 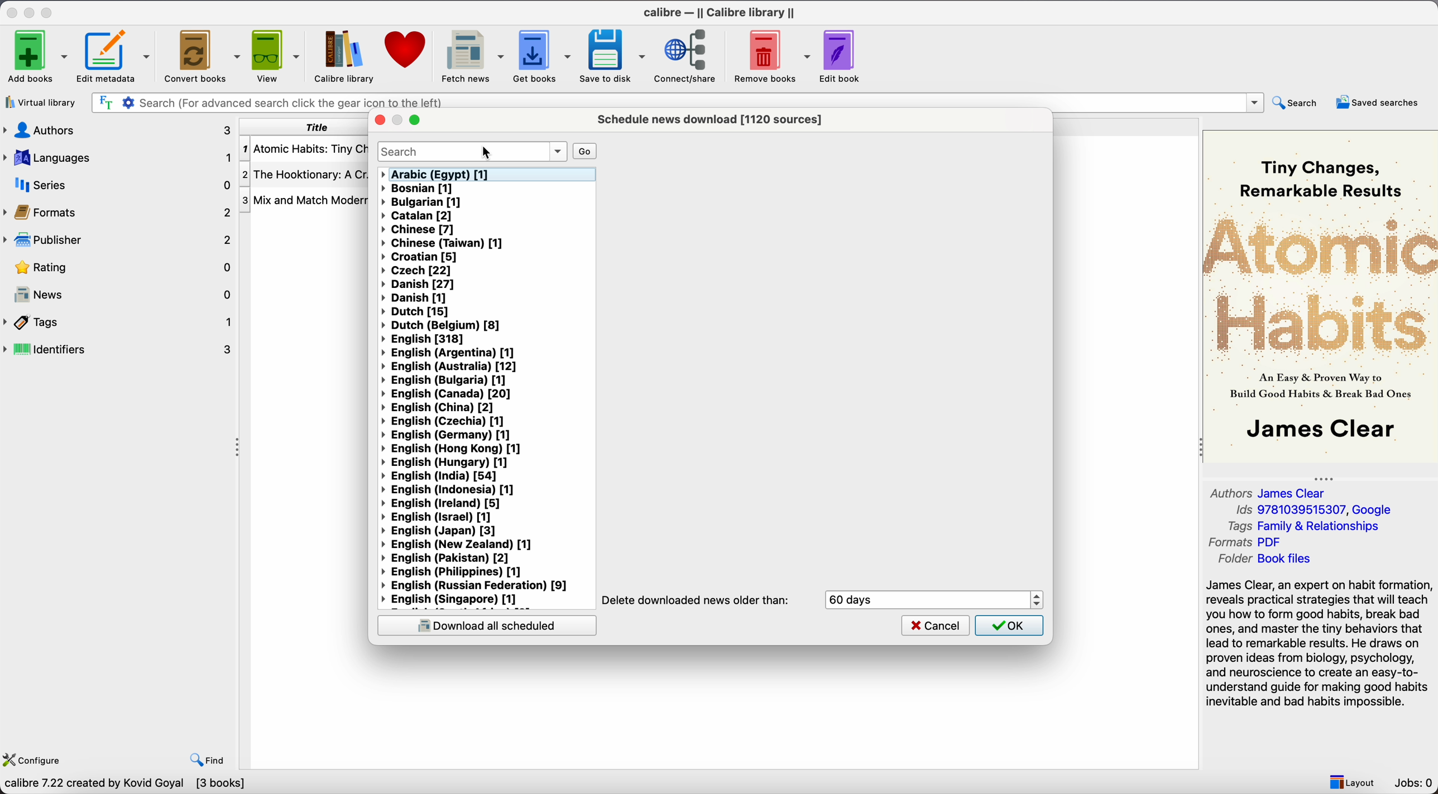 What do you see at coordinates (476, 585) in the screenshot?
I see `English (Russian Federation) [9]` at bounding box center [476, 585].